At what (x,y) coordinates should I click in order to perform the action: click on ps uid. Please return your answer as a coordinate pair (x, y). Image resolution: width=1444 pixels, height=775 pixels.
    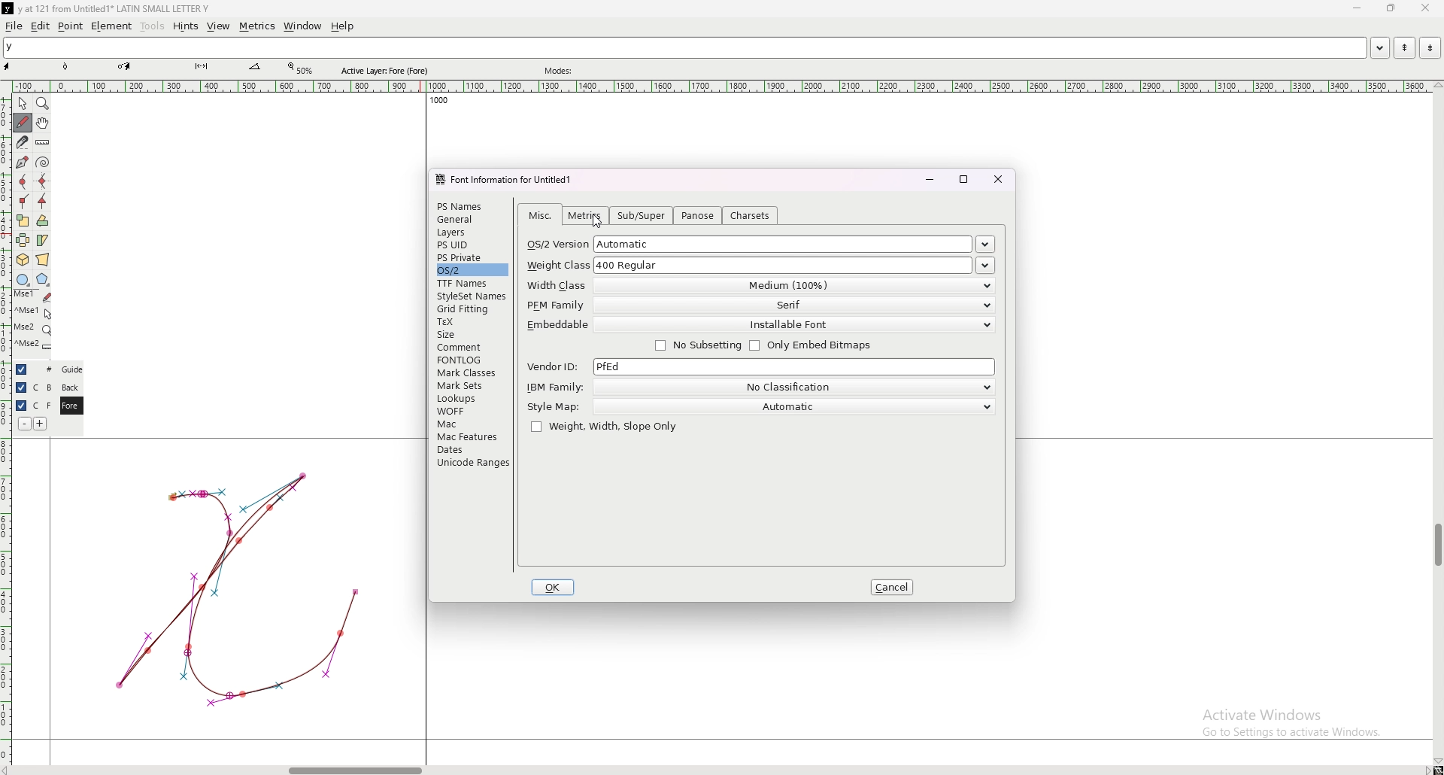
    Looking at the image, I should click on (472, 245).